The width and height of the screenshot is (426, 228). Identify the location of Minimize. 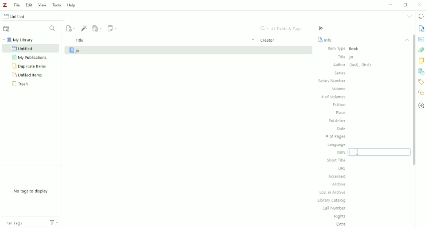
(390, 5).